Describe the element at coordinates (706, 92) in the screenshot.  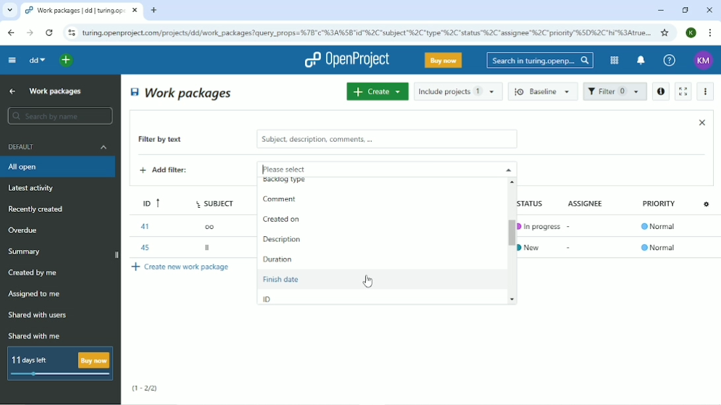
I see `More actions` at that location.